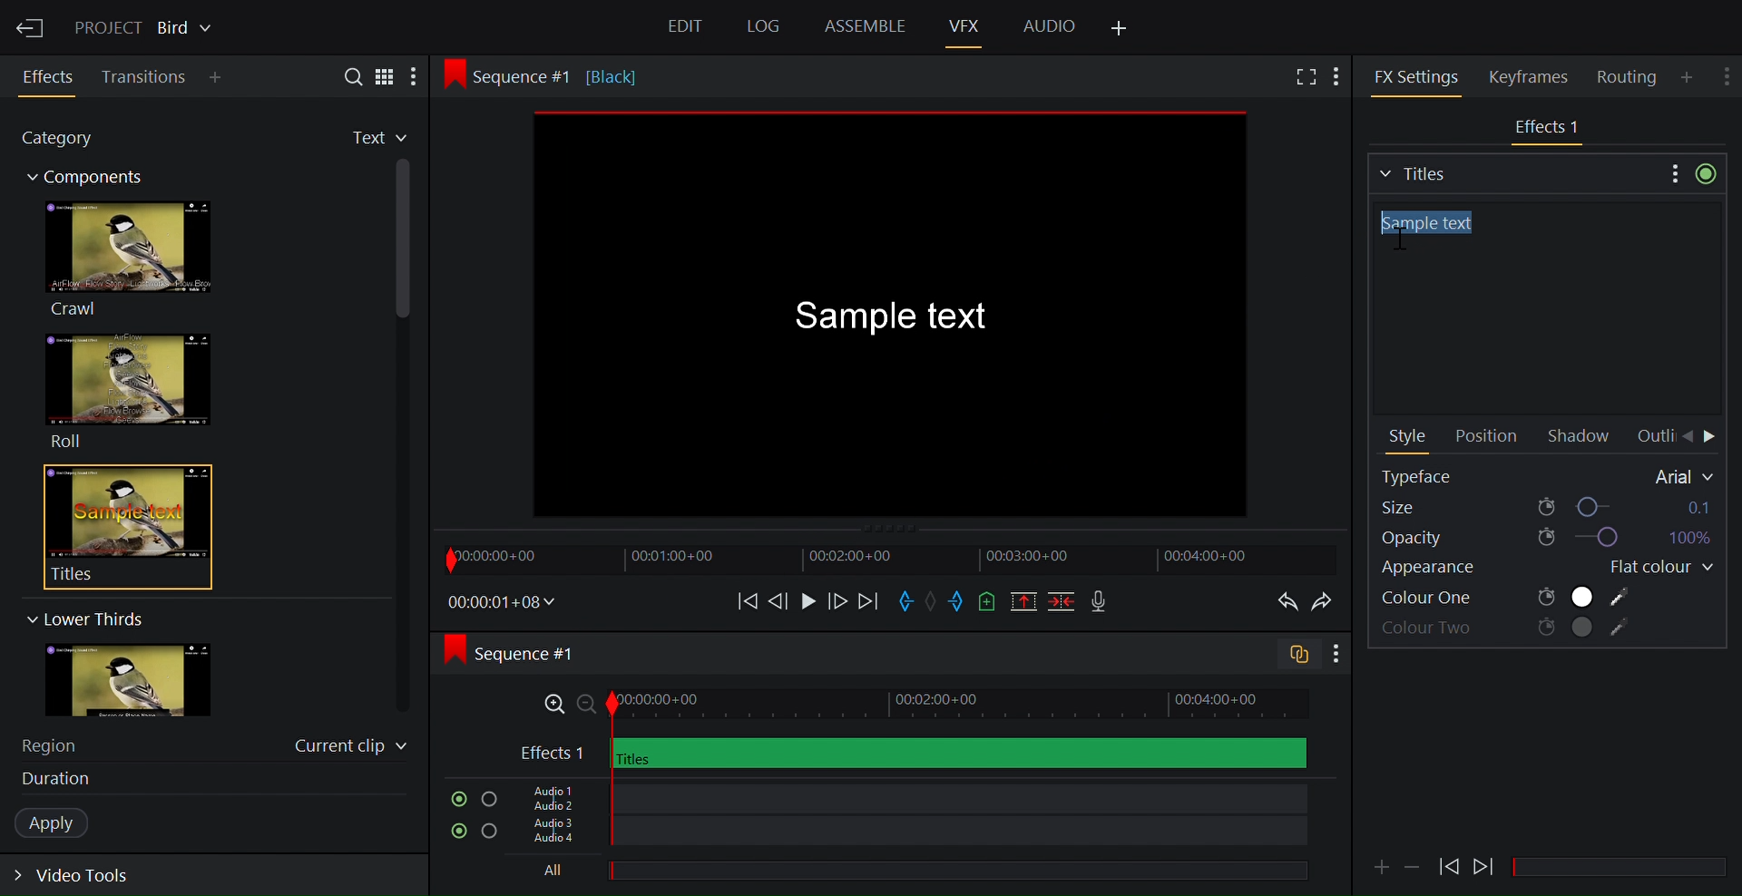  Describe the element at coordinates (83, 618) in the screenshot. I see `Lower Thirs` at that location.